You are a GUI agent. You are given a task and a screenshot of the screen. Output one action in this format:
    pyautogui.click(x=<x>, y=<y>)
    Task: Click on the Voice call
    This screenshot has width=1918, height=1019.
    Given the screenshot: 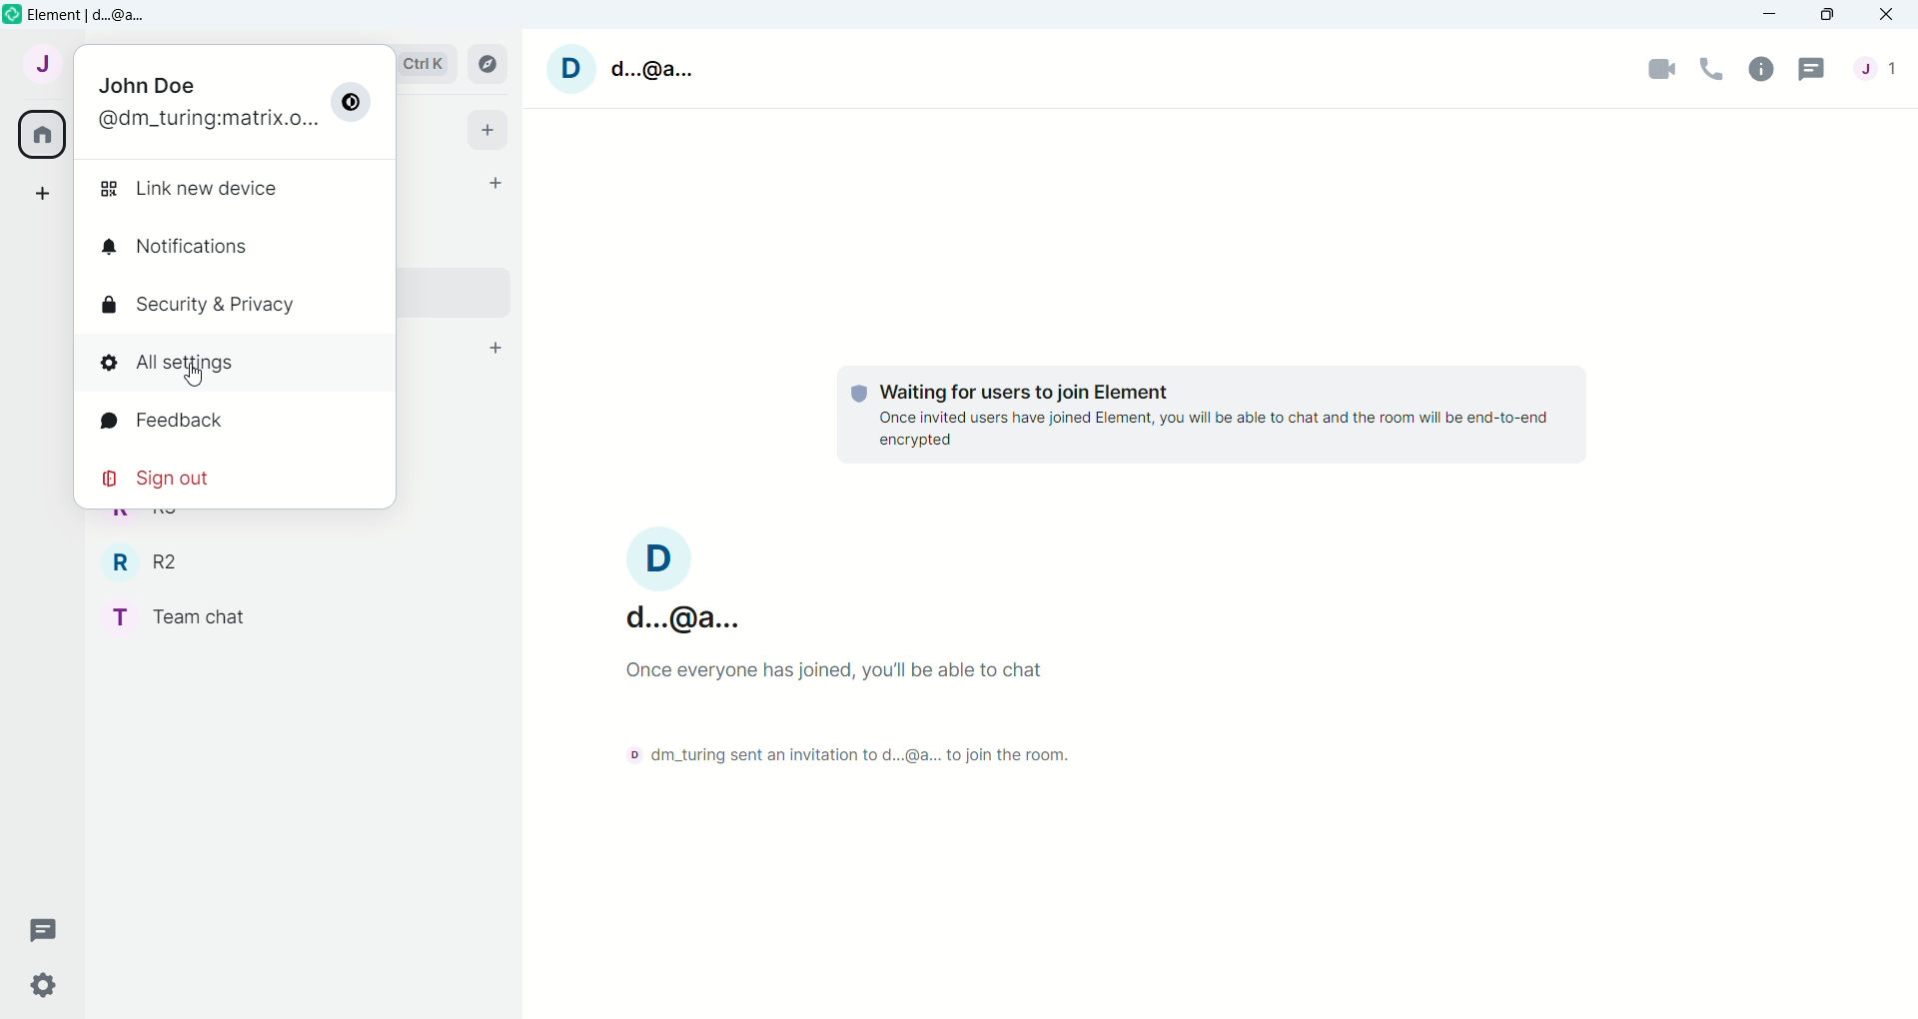 What is the action you would take?
    pyautogui.click(x=1715, y=66)
    